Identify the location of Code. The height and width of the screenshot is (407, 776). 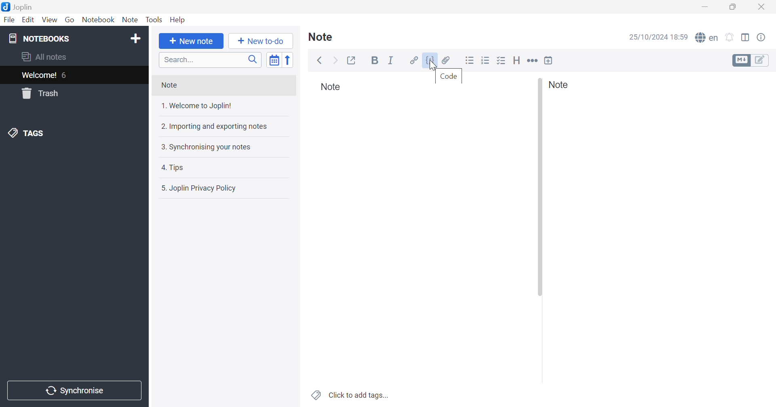
(430, 61).